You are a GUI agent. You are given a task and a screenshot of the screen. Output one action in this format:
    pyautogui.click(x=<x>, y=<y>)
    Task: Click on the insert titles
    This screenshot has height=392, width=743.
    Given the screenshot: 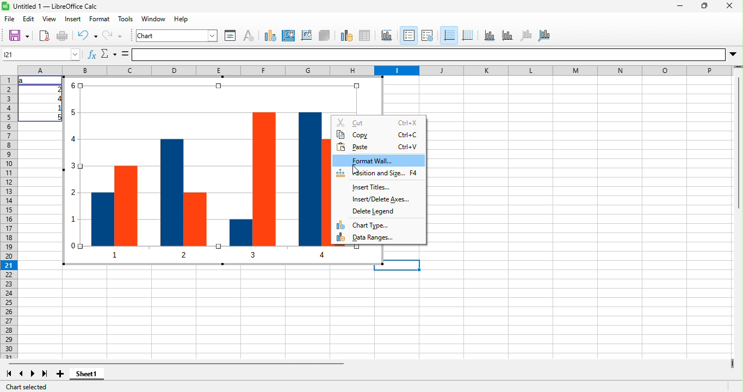 What is the action you would take?
    pyautogui.click(x=379, y=187)
    